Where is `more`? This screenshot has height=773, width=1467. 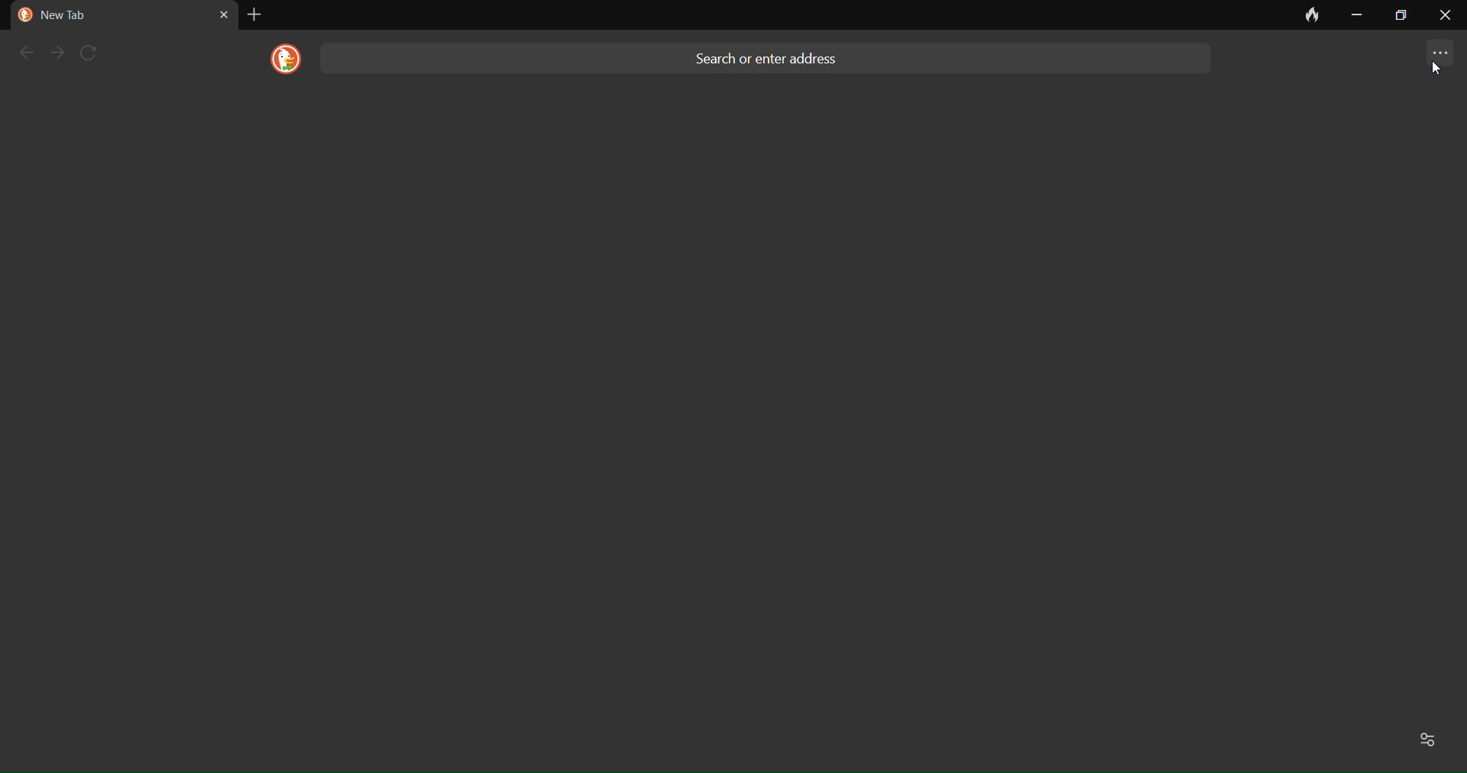
more is located at coordinates (1432, 55).